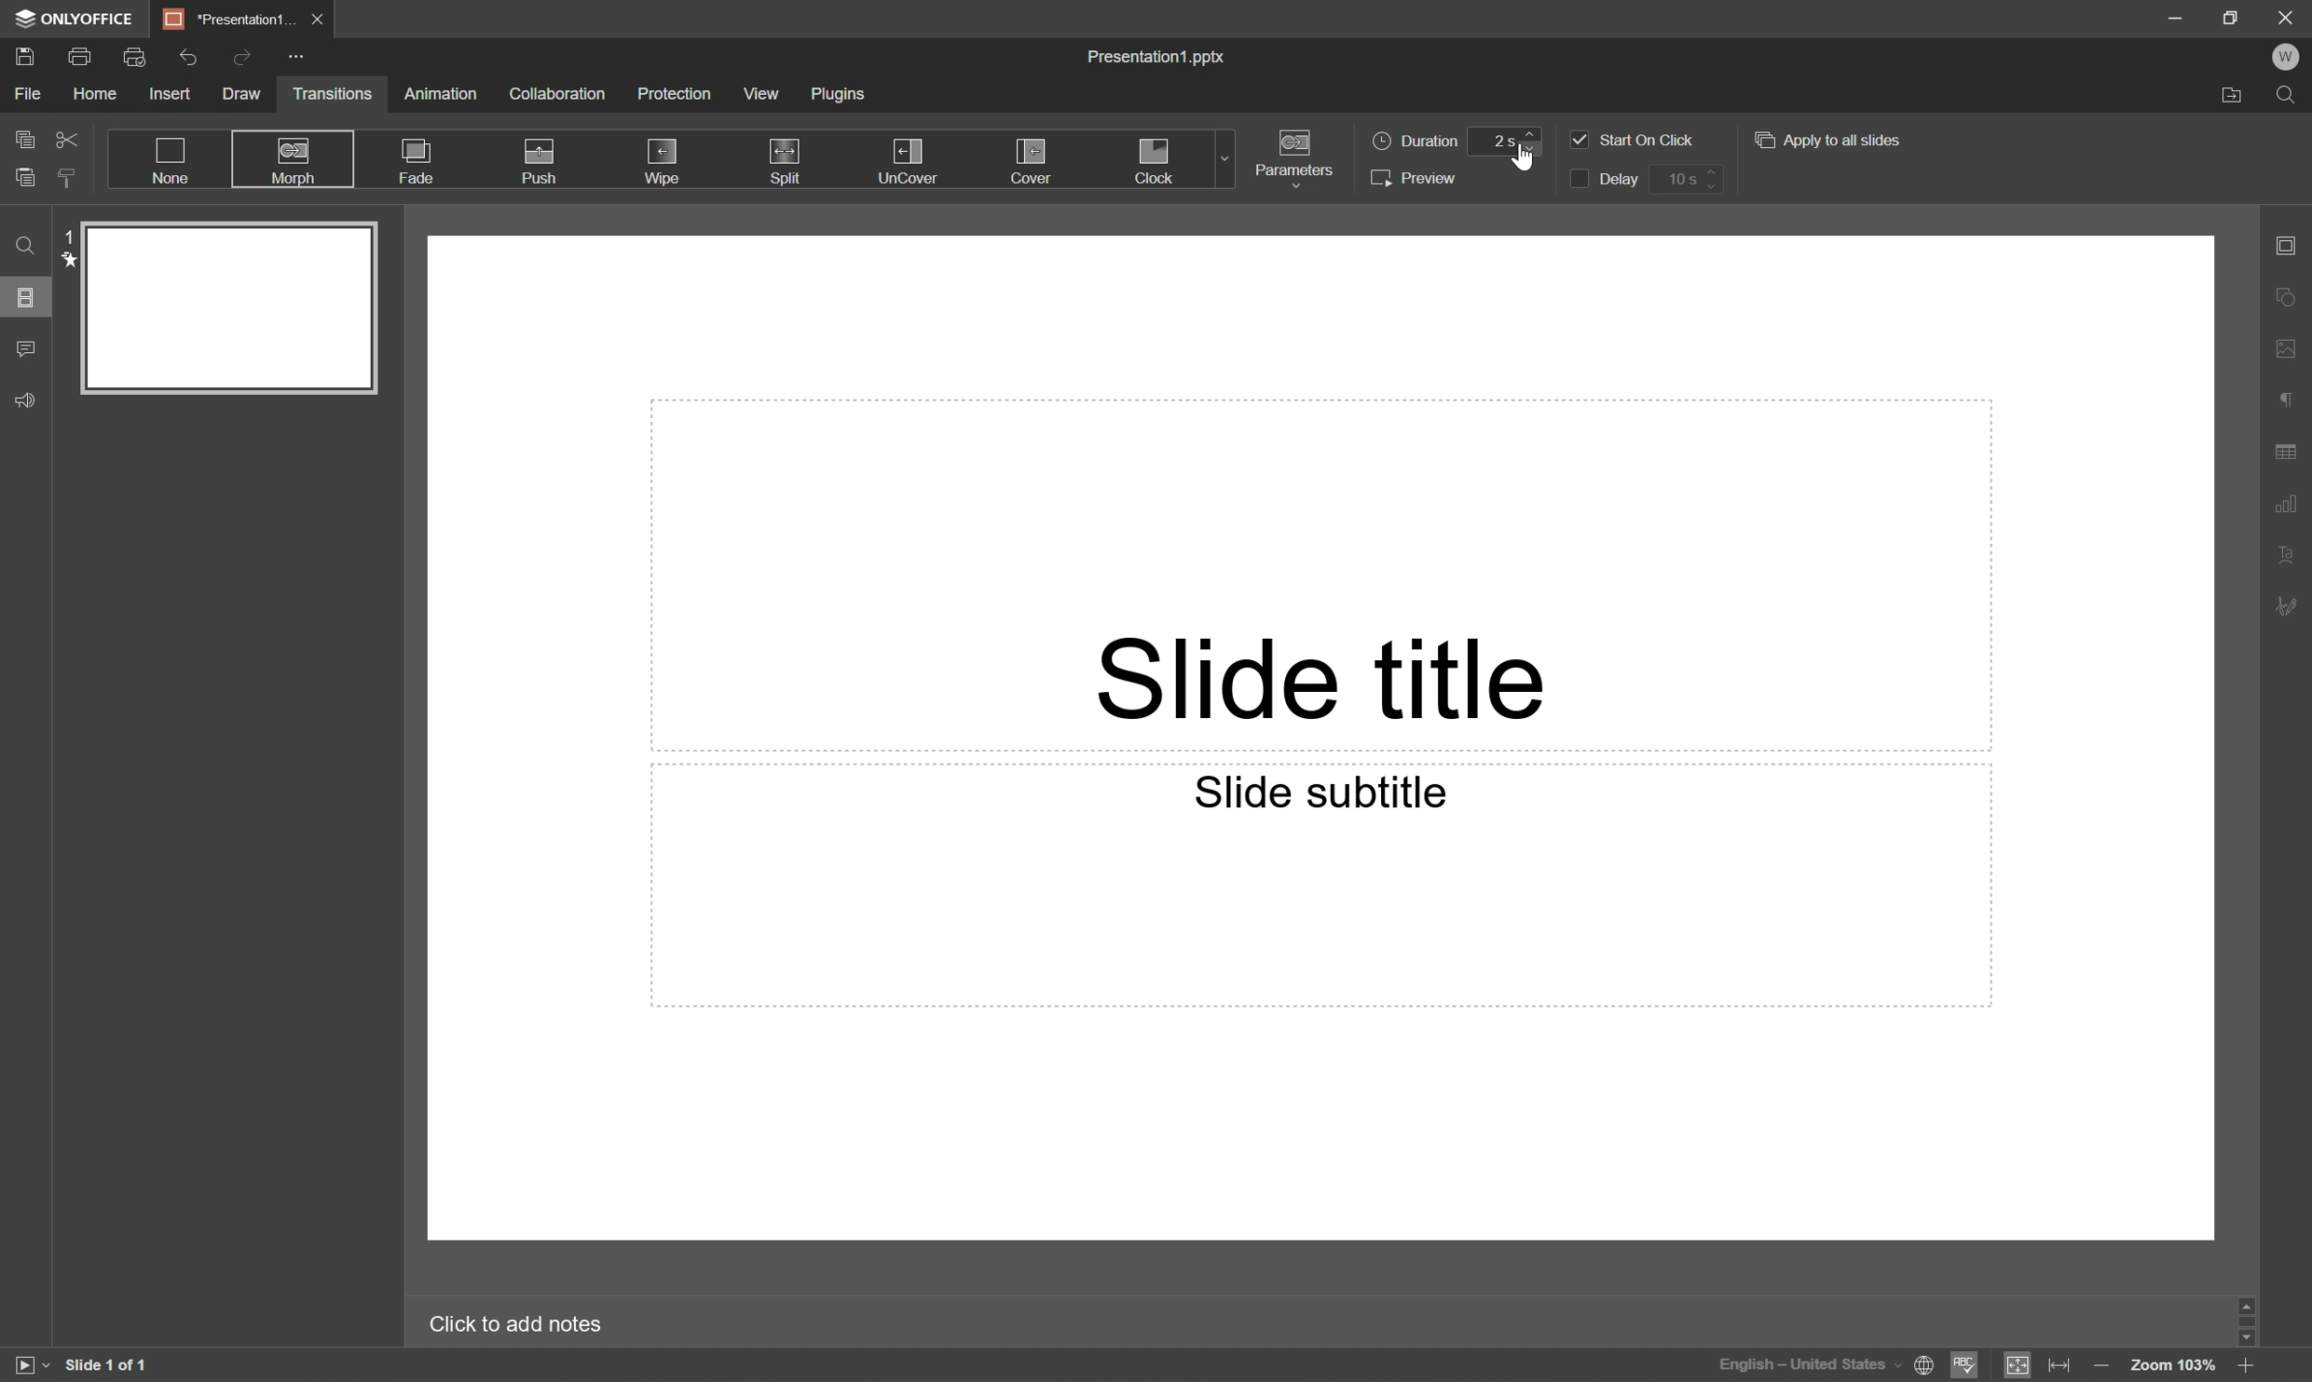  What do you see at coordinates (556, 93) in the screenshot?
I see `Collaboration` at bounding box center [556, 93].